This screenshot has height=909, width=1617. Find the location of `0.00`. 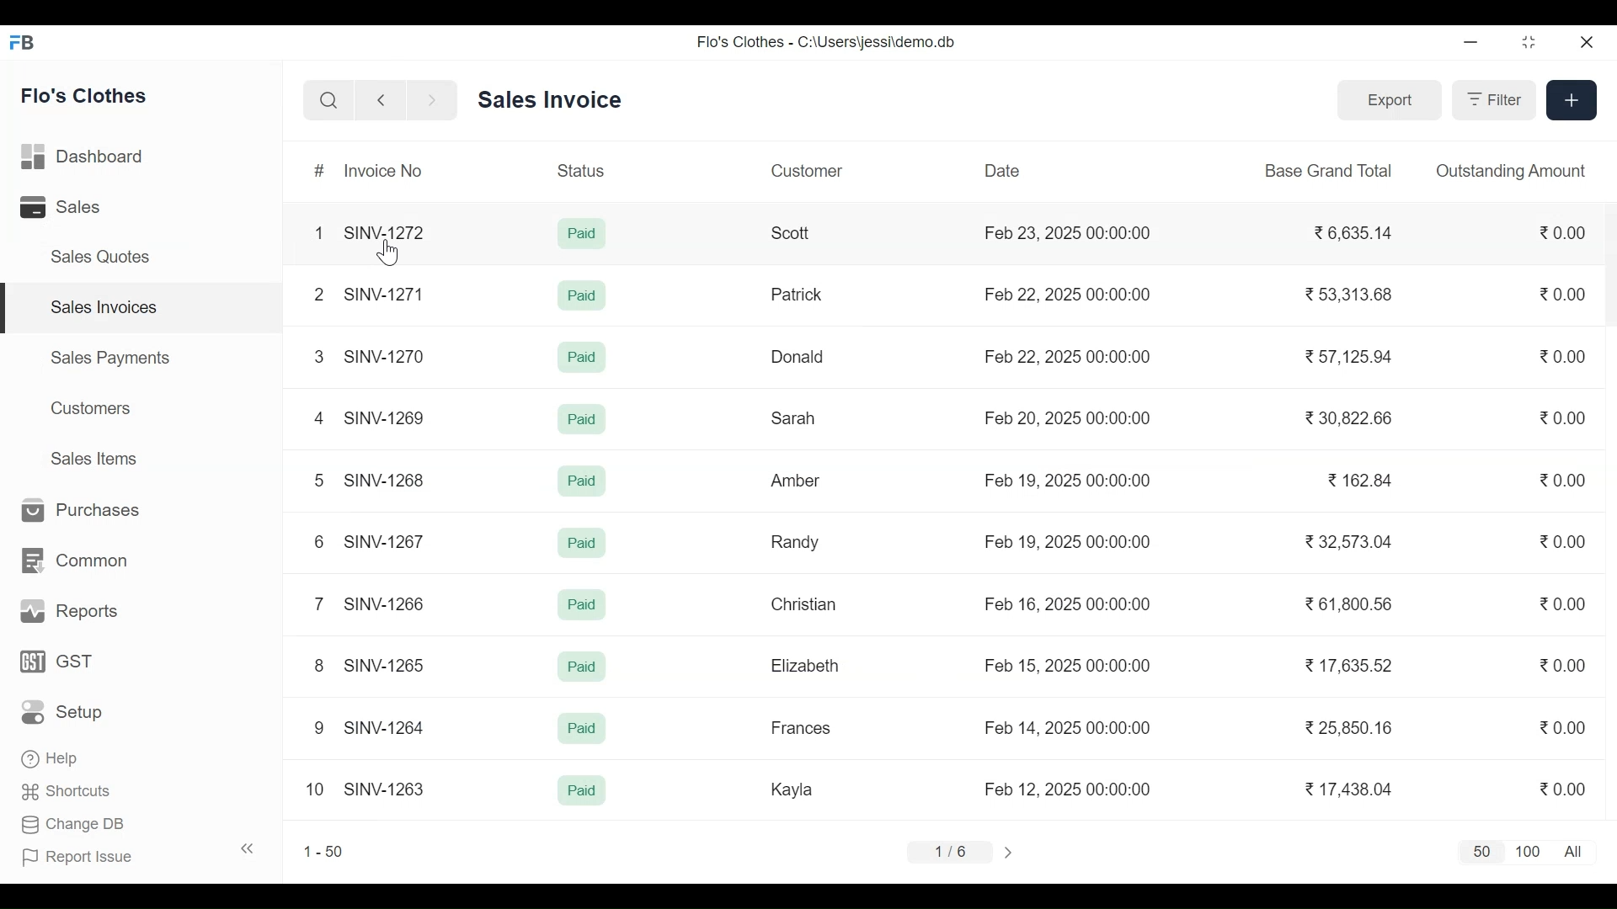

0.00 is located at coordinates (1563, 234).